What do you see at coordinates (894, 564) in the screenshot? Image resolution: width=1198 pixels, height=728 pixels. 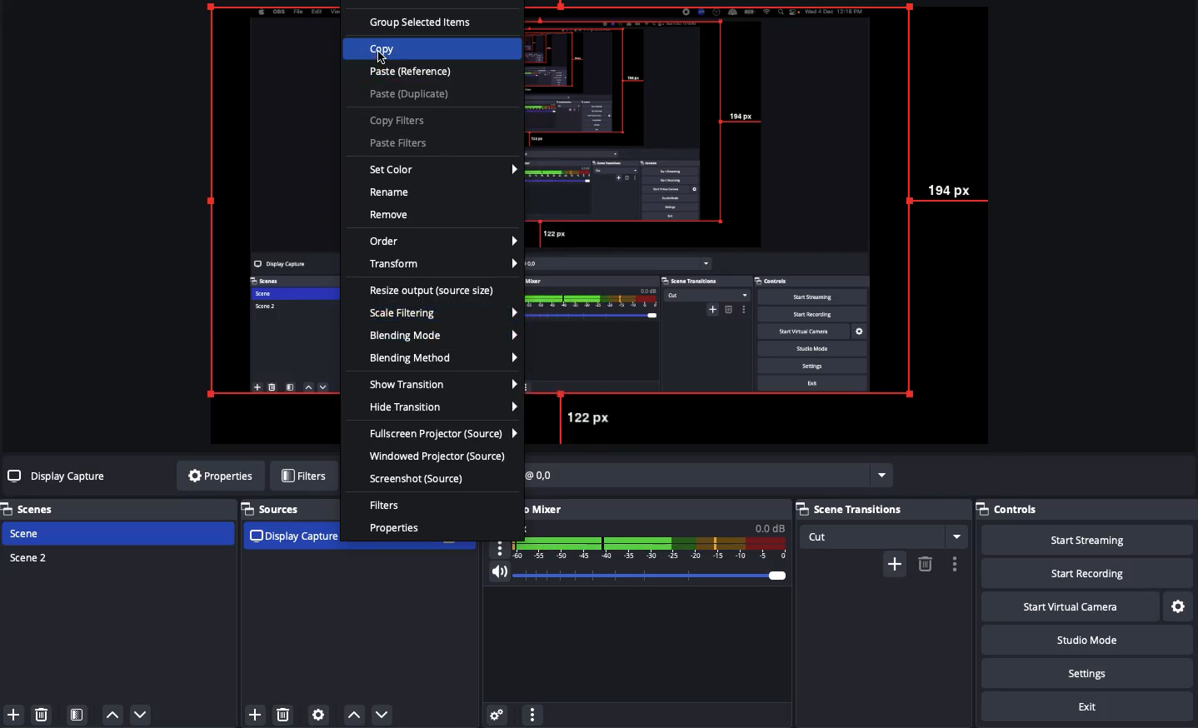 I see `add` at bounding box center [894, 564].